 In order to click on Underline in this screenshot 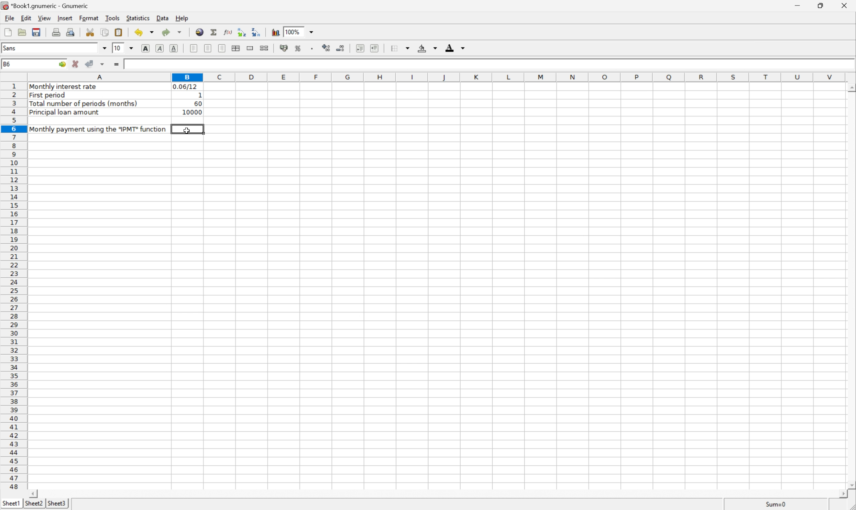, I will do `click(174, 47)`.